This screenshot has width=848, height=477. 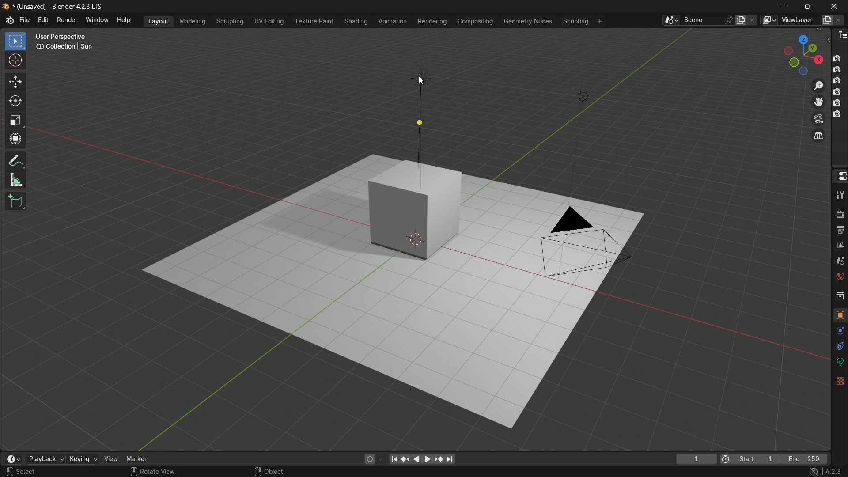 I want to click on logo, so click(x=5, y=7).